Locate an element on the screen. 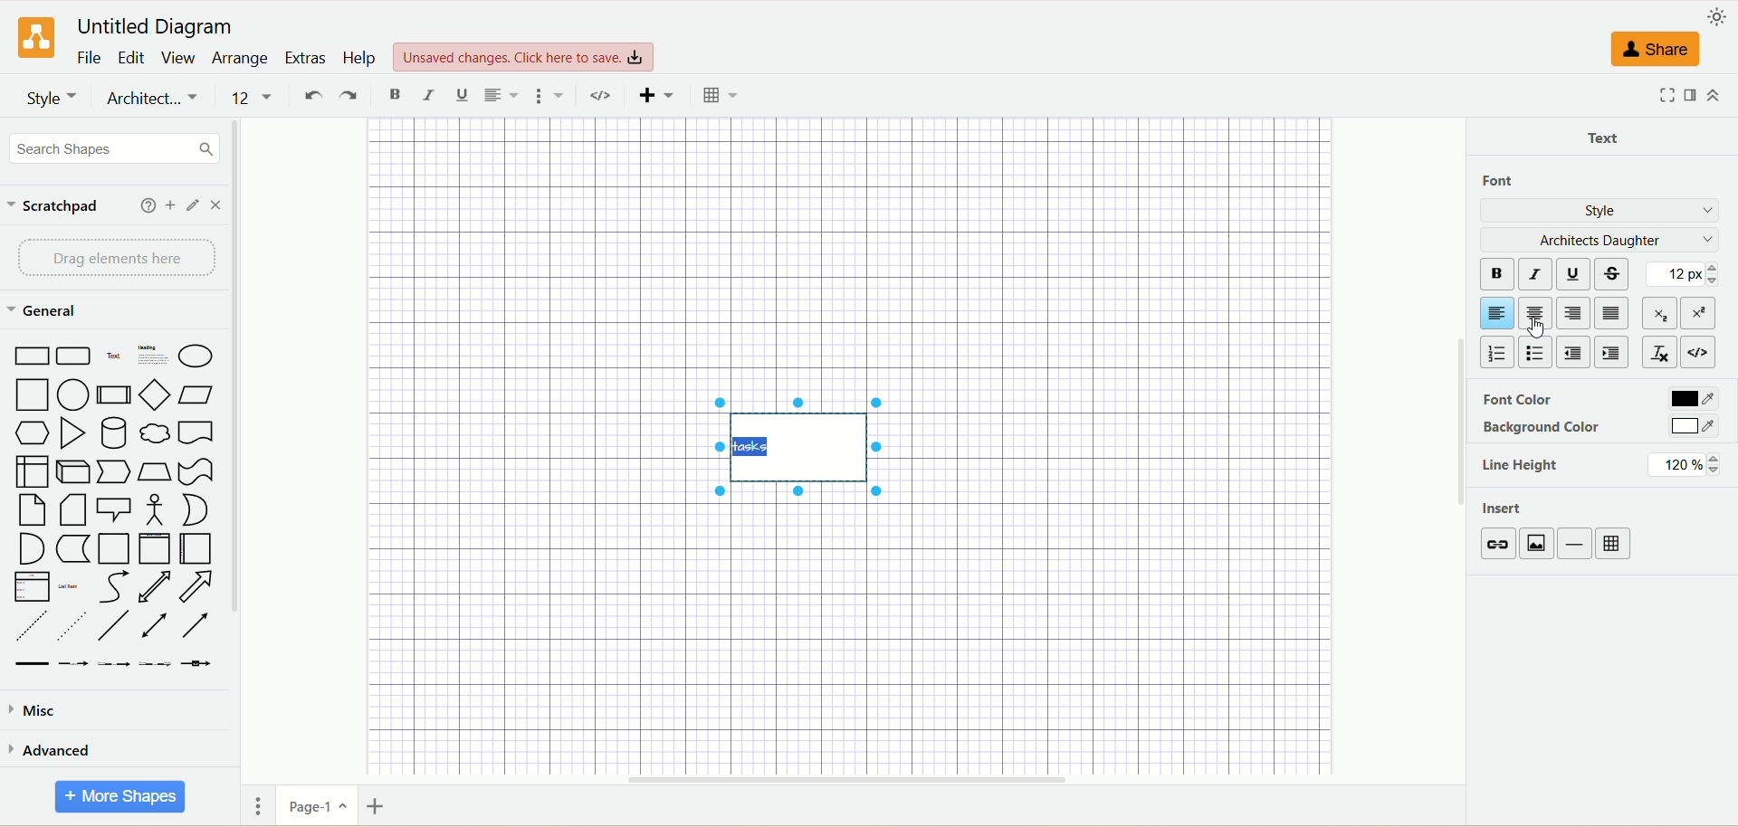 This screenshot has height=827, width=1738. tasks is located at coordinates (802, 449).